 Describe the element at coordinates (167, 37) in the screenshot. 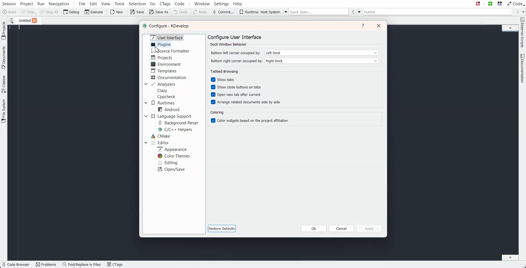

I see `User Interface` at that location.